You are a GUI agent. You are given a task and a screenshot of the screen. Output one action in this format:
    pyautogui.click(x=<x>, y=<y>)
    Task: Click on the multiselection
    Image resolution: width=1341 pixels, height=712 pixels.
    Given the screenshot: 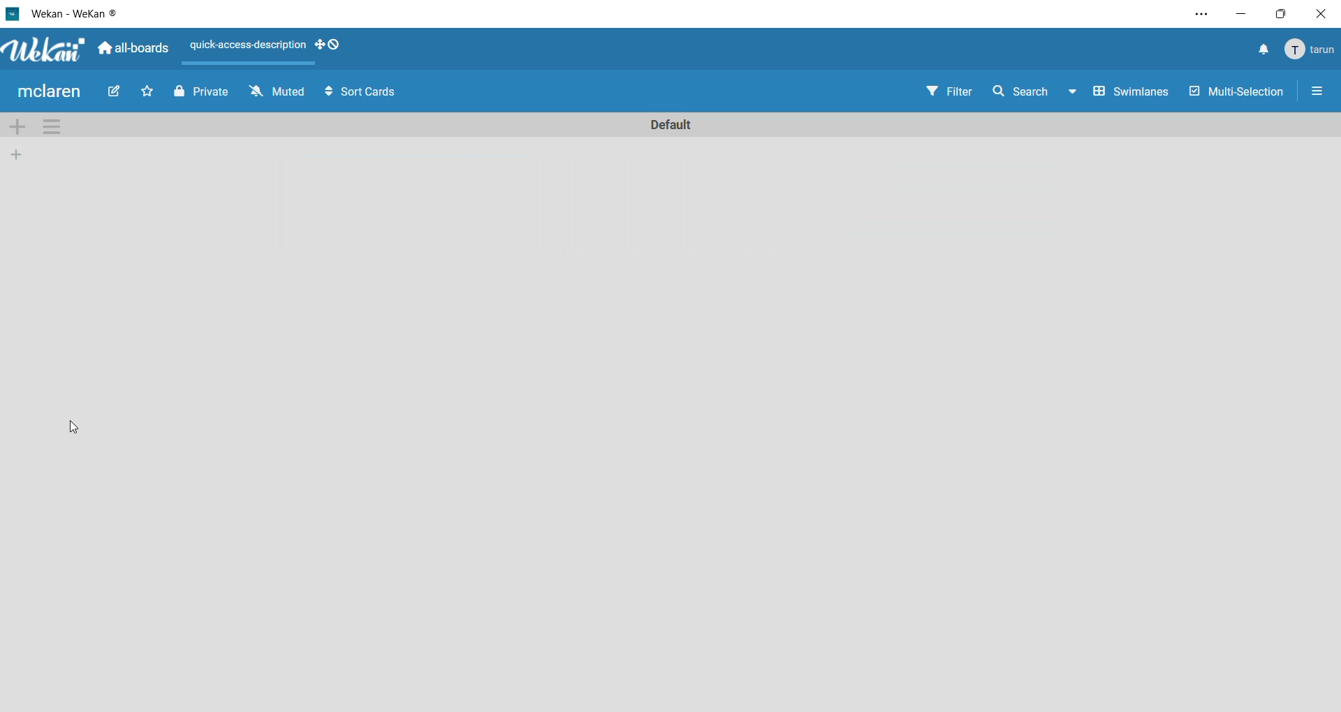 What is the action you would take?
    pyautogui.click(x=1238, y=93)
    